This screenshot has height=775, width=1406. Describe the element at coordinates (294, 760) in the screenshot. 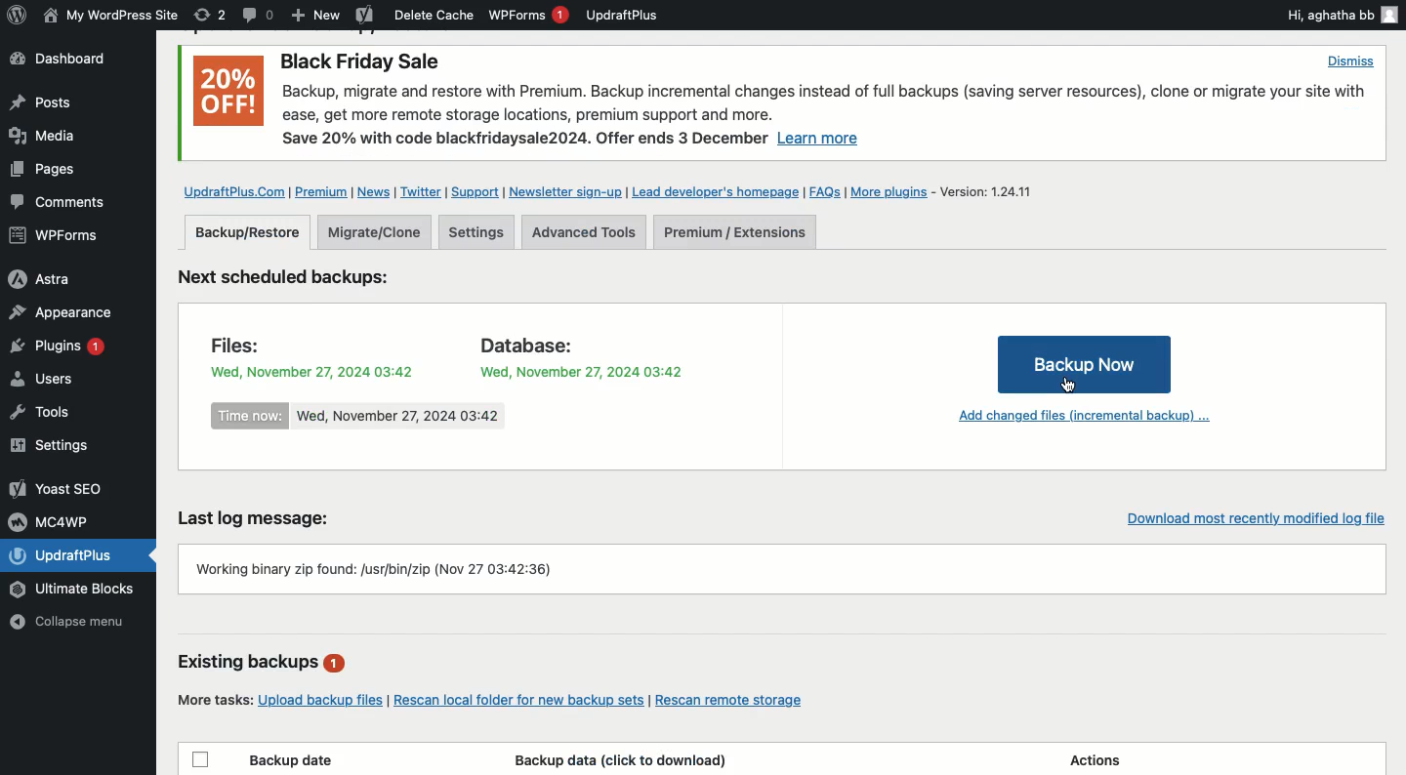

I see `Backup date` at that location.